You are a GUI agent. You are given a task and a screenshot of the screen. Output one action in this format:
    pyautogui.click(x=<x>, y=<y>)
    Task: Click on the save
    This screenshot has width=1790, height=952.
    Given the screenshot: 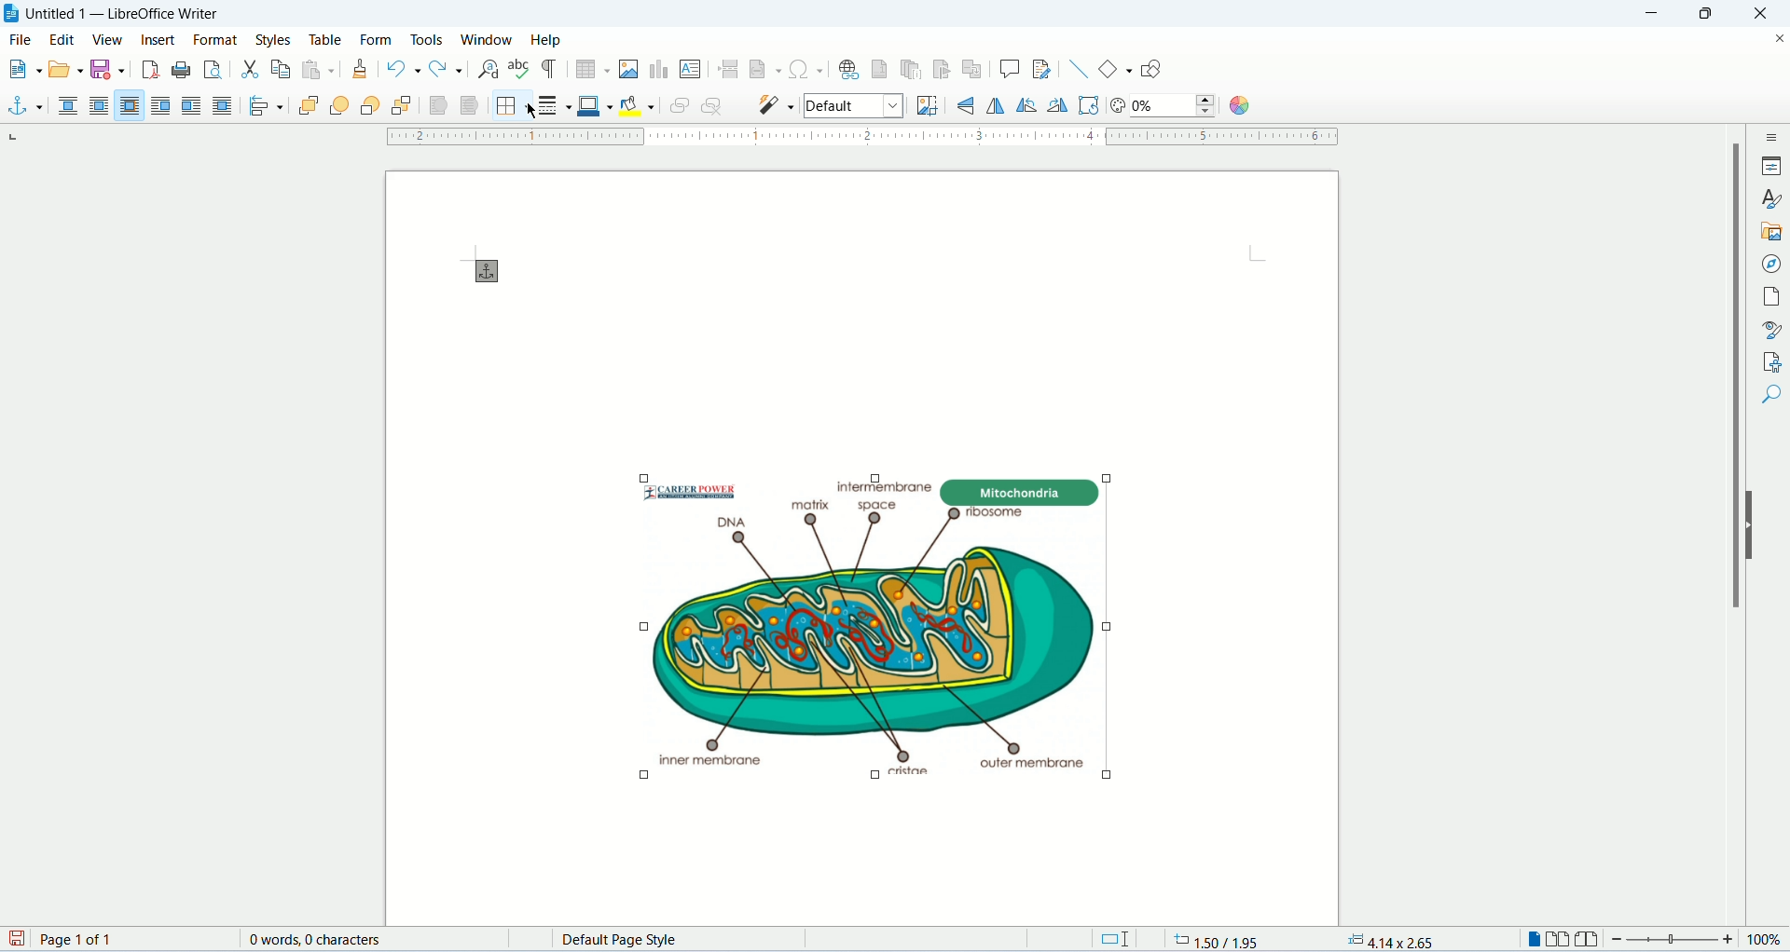 What is the action you would take?
    pyautogui.click(x=106, y=70)
    